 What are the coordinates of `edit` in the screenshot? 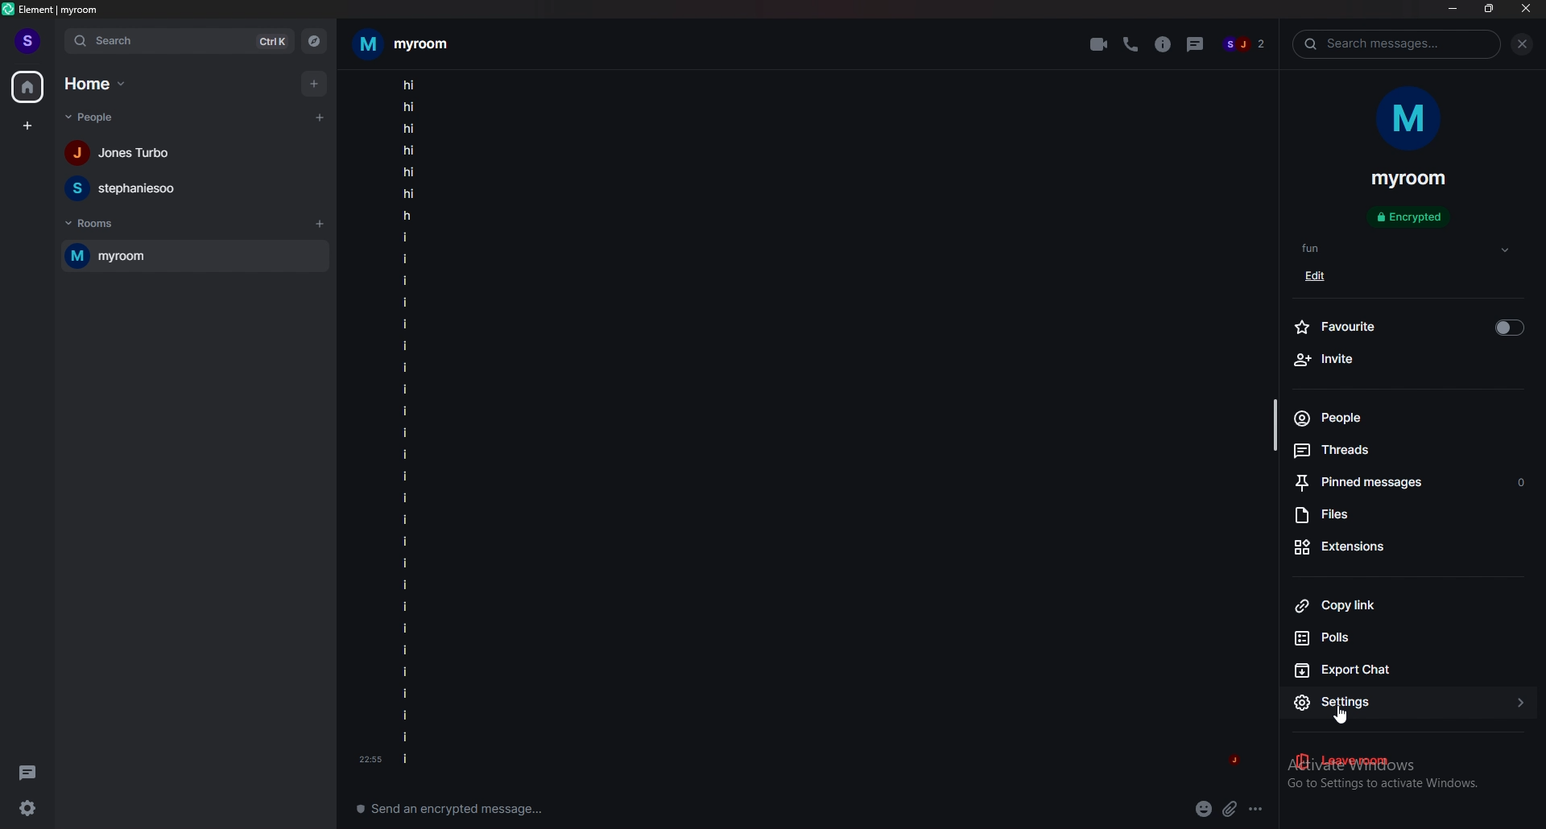 It's located at (1321, 276).